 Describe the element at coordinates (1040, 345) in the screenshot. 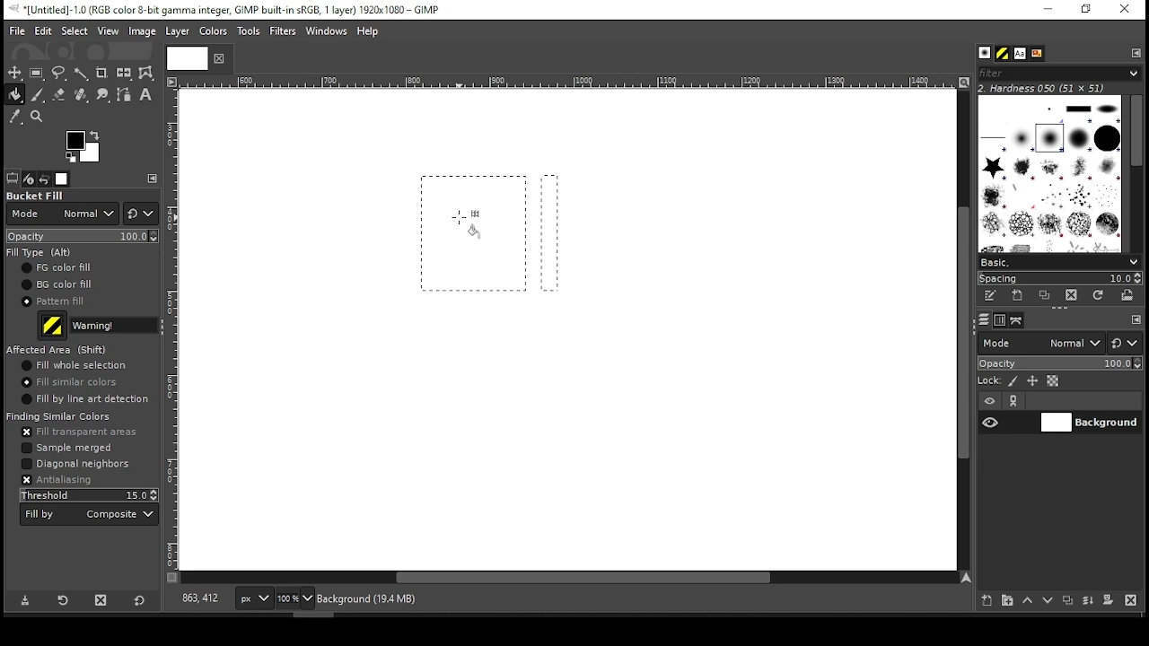

I see `mode` at that location.